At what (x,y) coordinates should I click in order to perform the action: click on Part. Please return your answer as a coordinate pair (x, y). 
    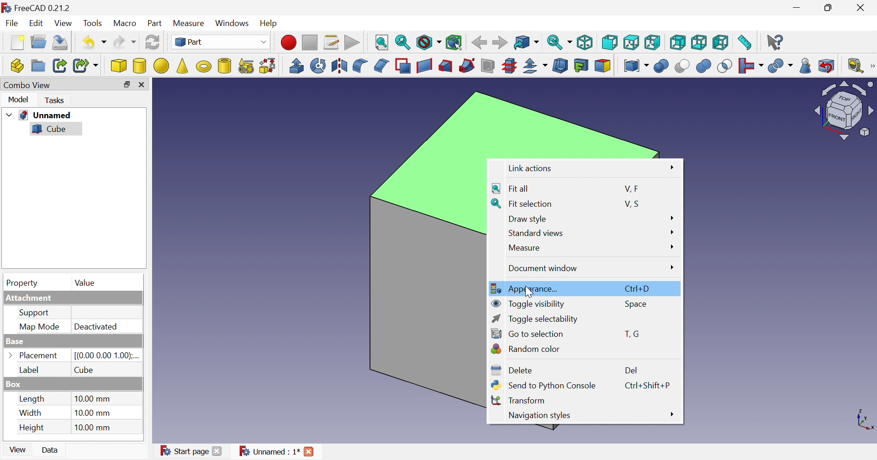
    Looking at the image, I should click on (156, 24).